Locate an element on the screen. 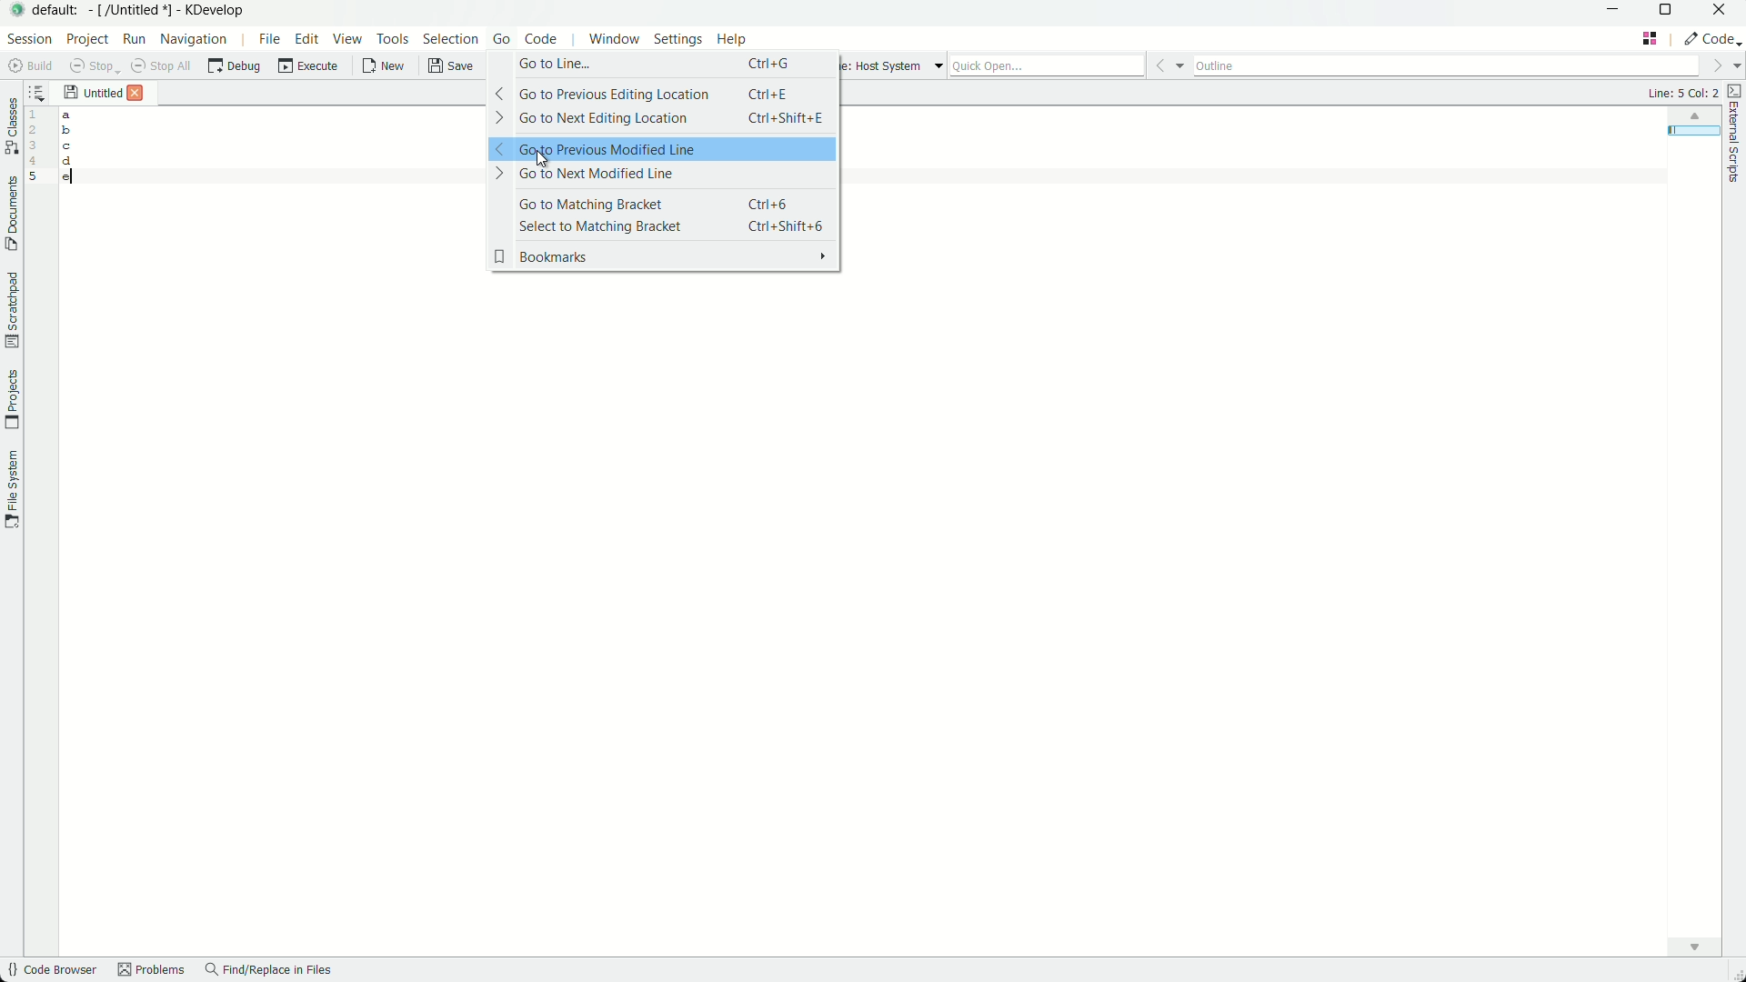 The width and height of the screenshot is (1746, 982). outline is located at coordinates (1464, 66).